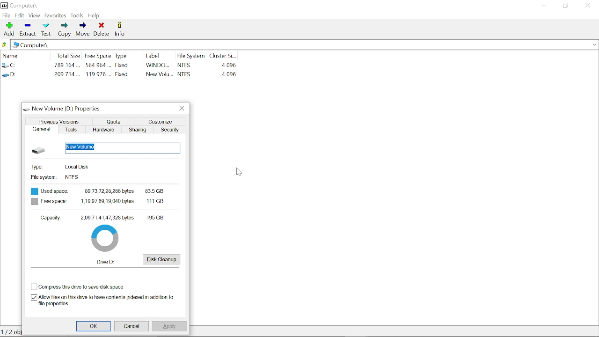  Describe the element at coordinates (7, 15) in the screenshot. I see `file` at that location.